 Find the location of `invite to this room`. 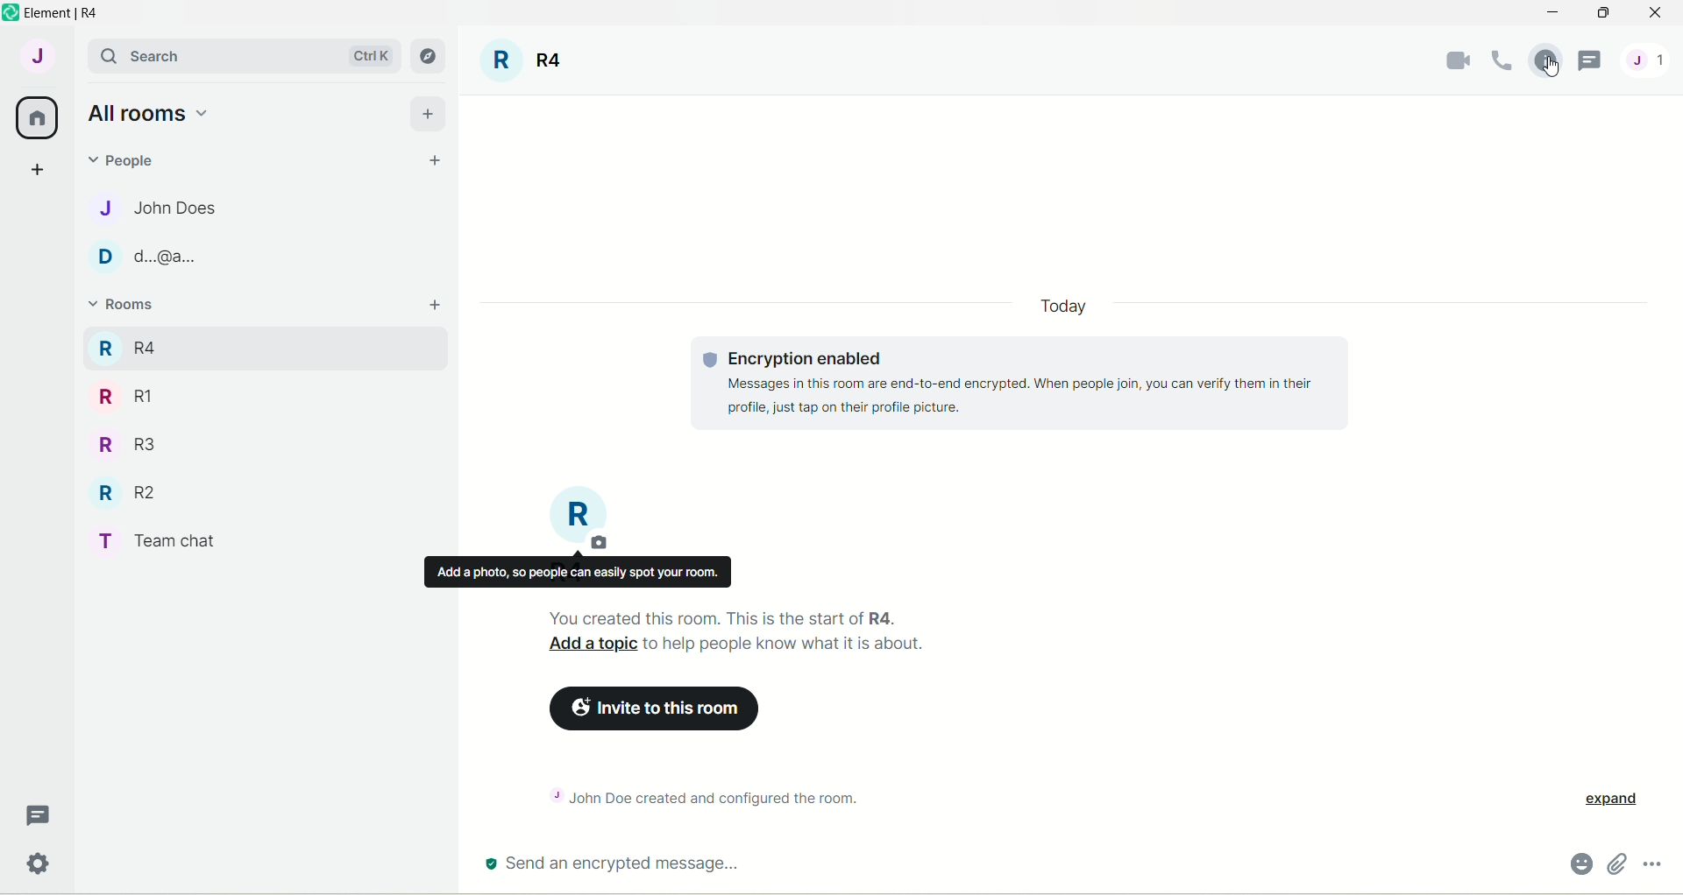

invite to this room is located at coordinates (660, 710).